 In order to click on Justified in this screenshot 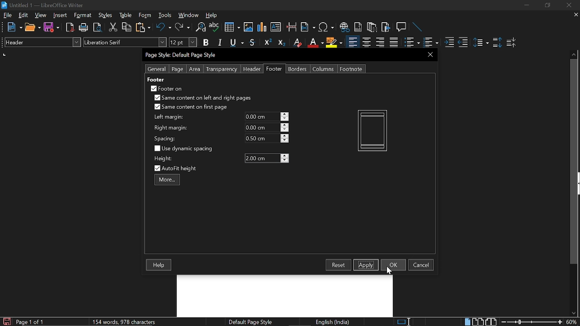, I will do `click(394, 43)`.